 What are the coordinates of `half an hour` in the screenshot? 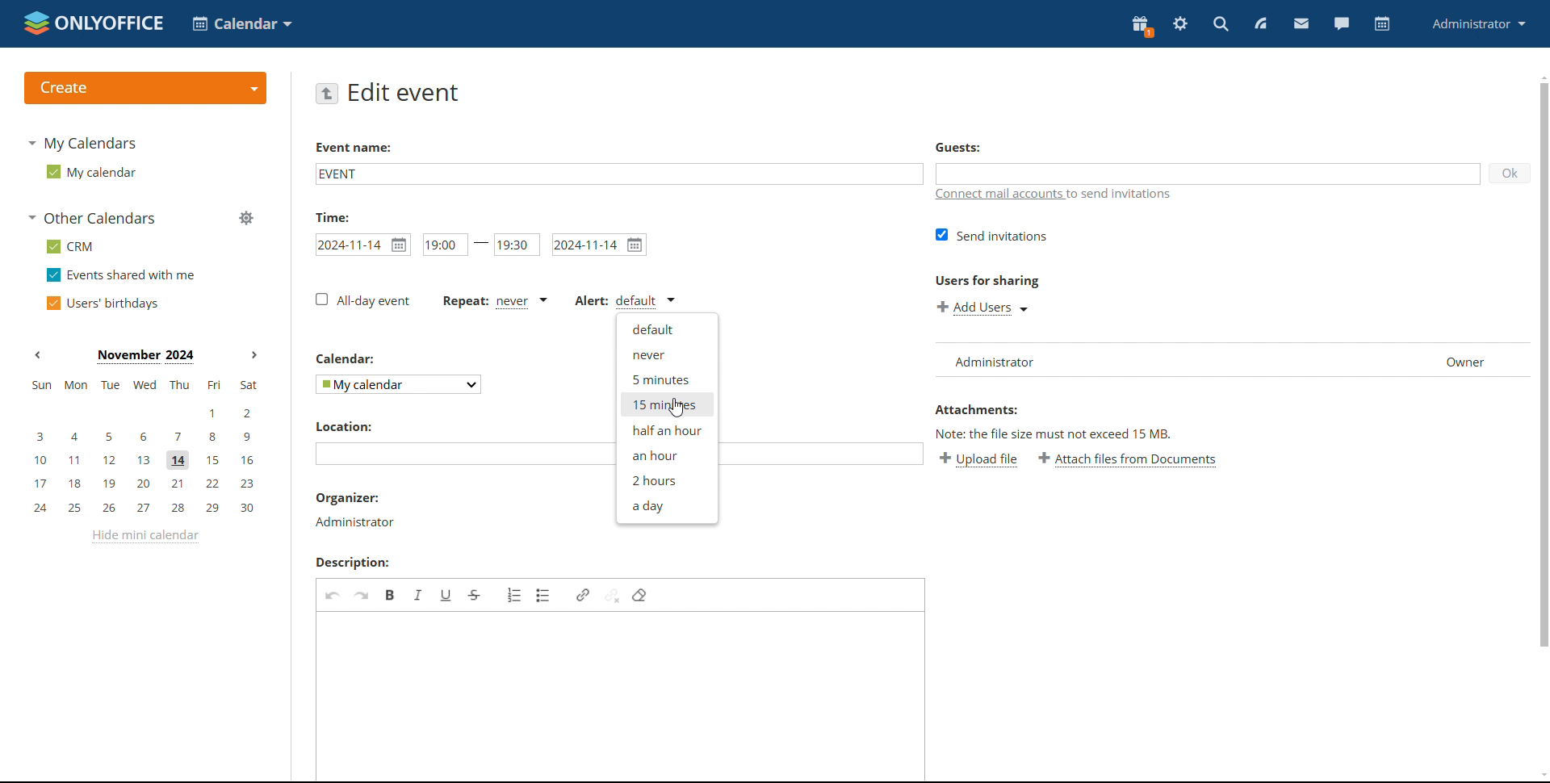 It's located at (665, 430).